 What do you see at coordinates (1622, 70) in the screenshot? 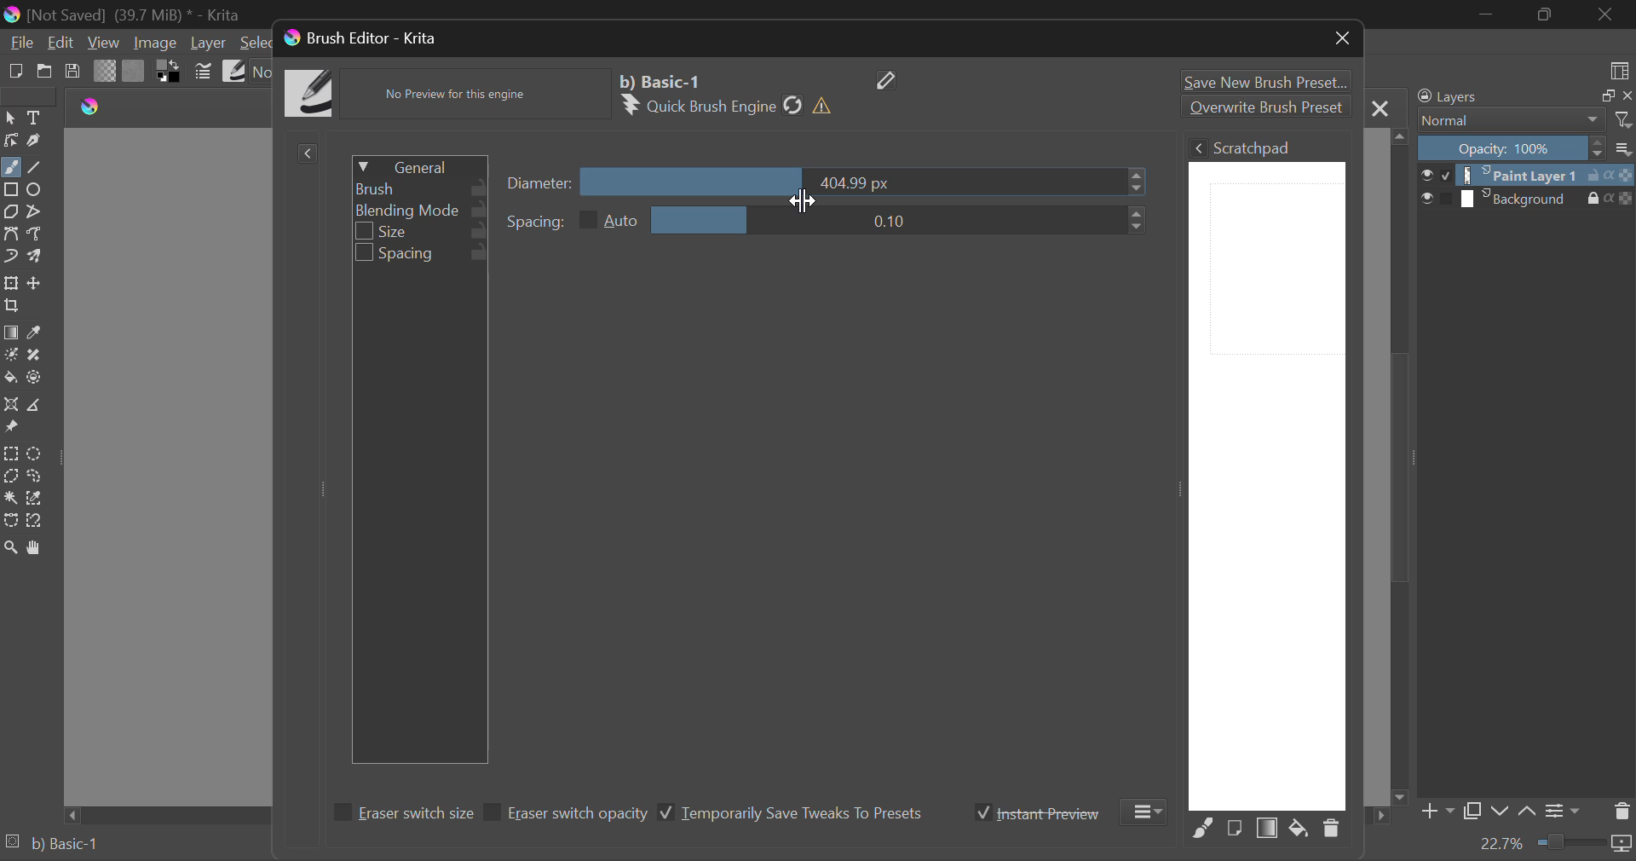
I see `Choose Workspace` at bounding box center [1622, 70].